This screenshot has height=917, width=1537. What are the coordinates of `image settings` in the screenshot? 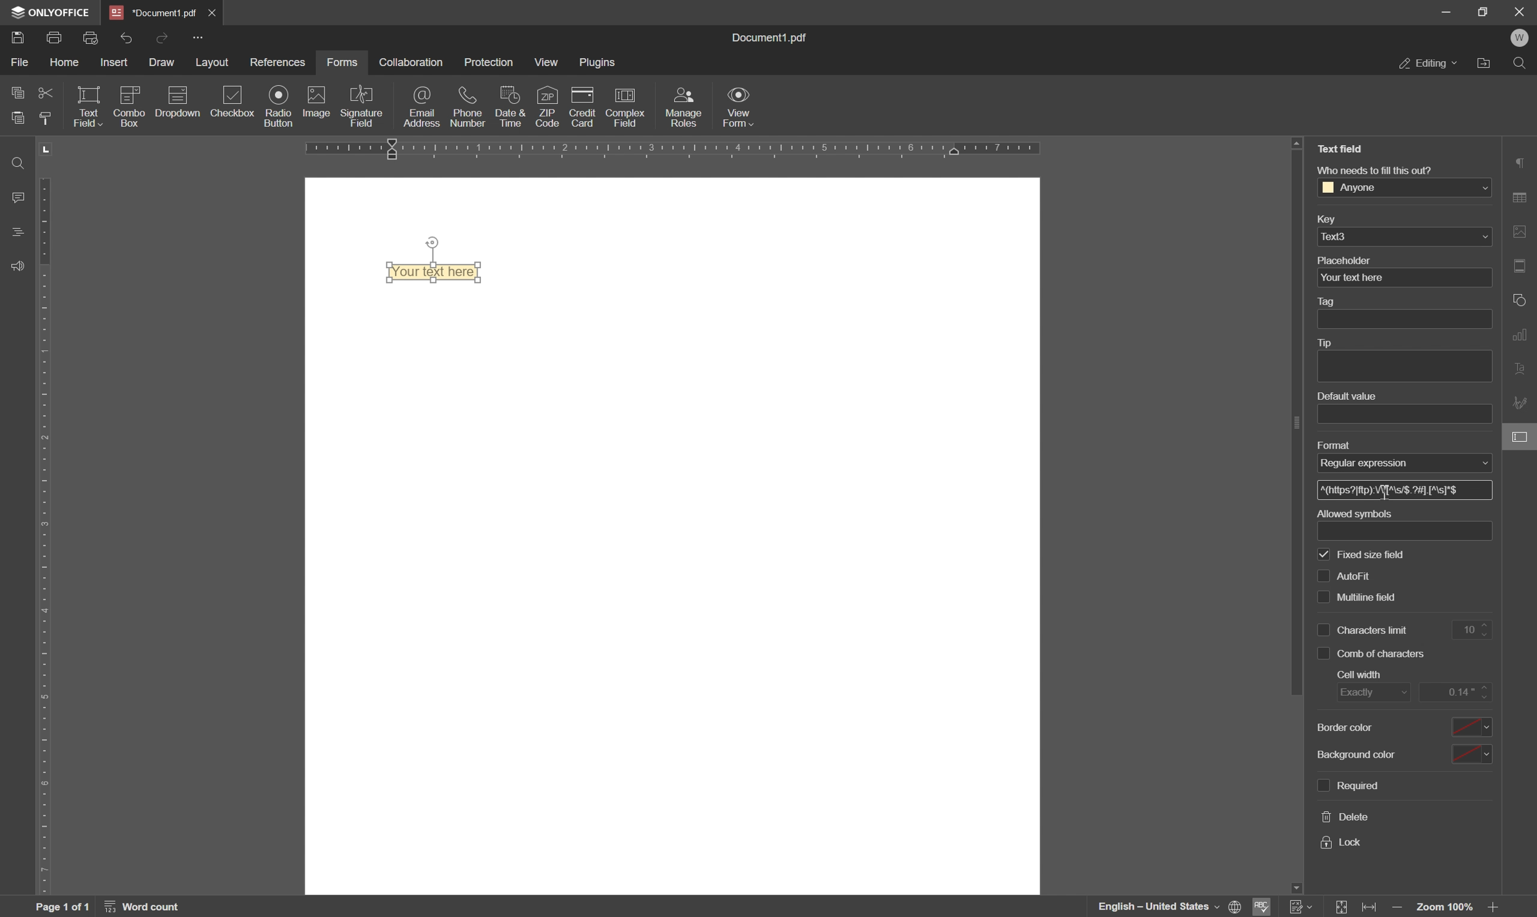 It's located at (1523, 231).